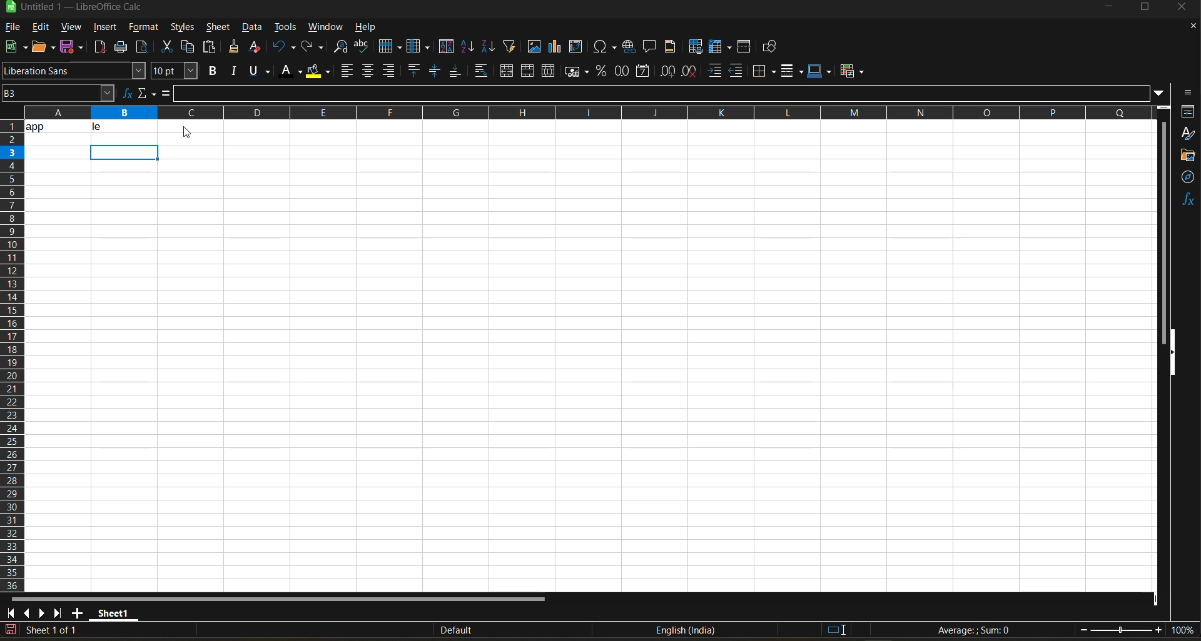 The image size is (1201, 641). What do you see at coordinates (317, 72) in the screenshot?
I see `background color` at bounding box center [317, 72].